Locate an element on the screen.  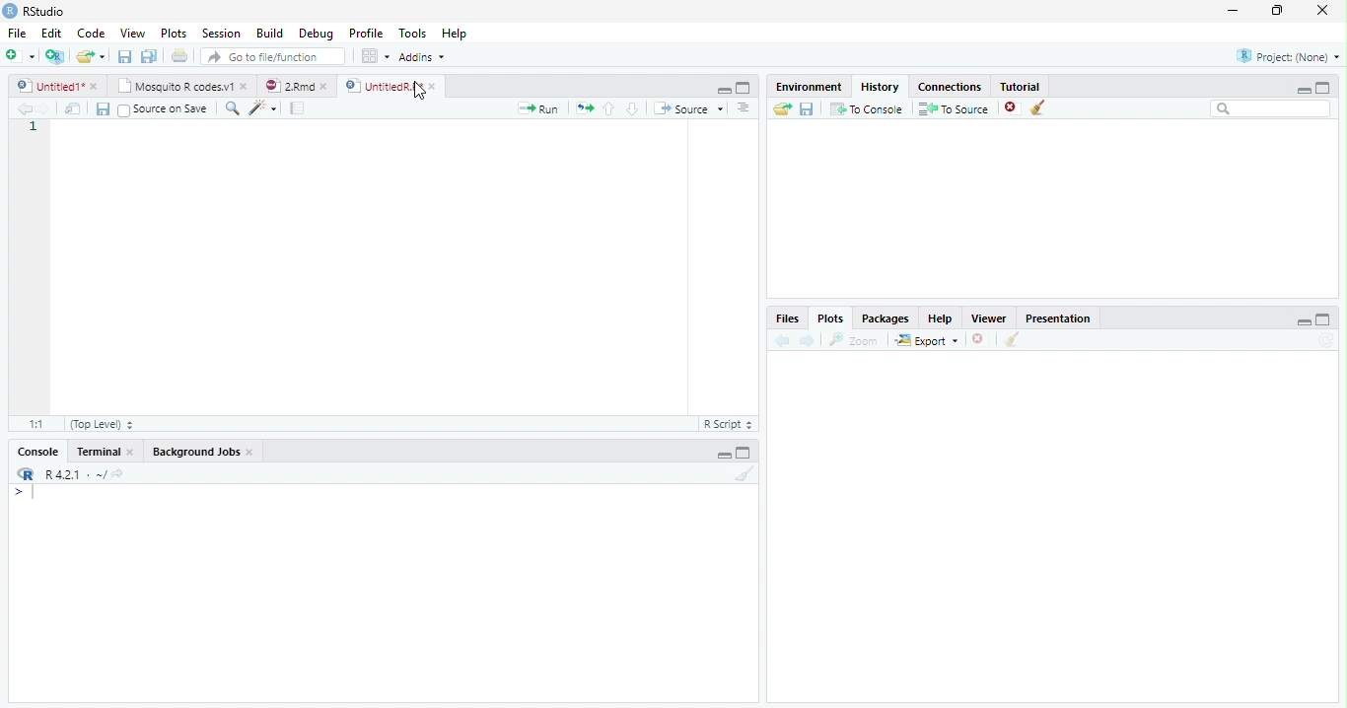
2Rmd is located at coordinates (295, 84).